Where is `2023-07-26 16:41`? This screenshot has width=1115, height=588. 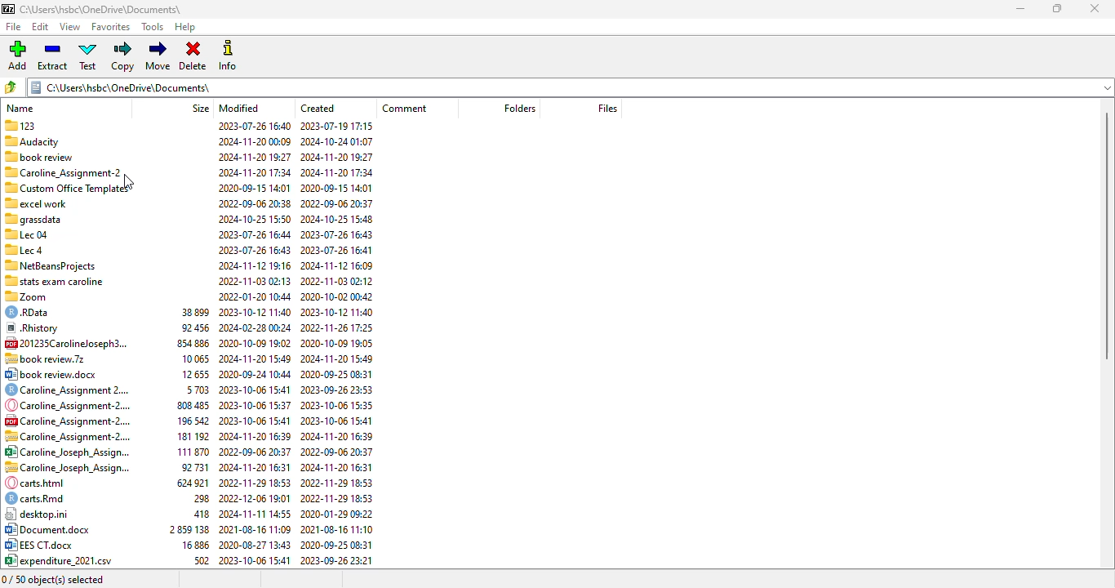 2023-07-26 16:41 is located at coordinates (335, 251).